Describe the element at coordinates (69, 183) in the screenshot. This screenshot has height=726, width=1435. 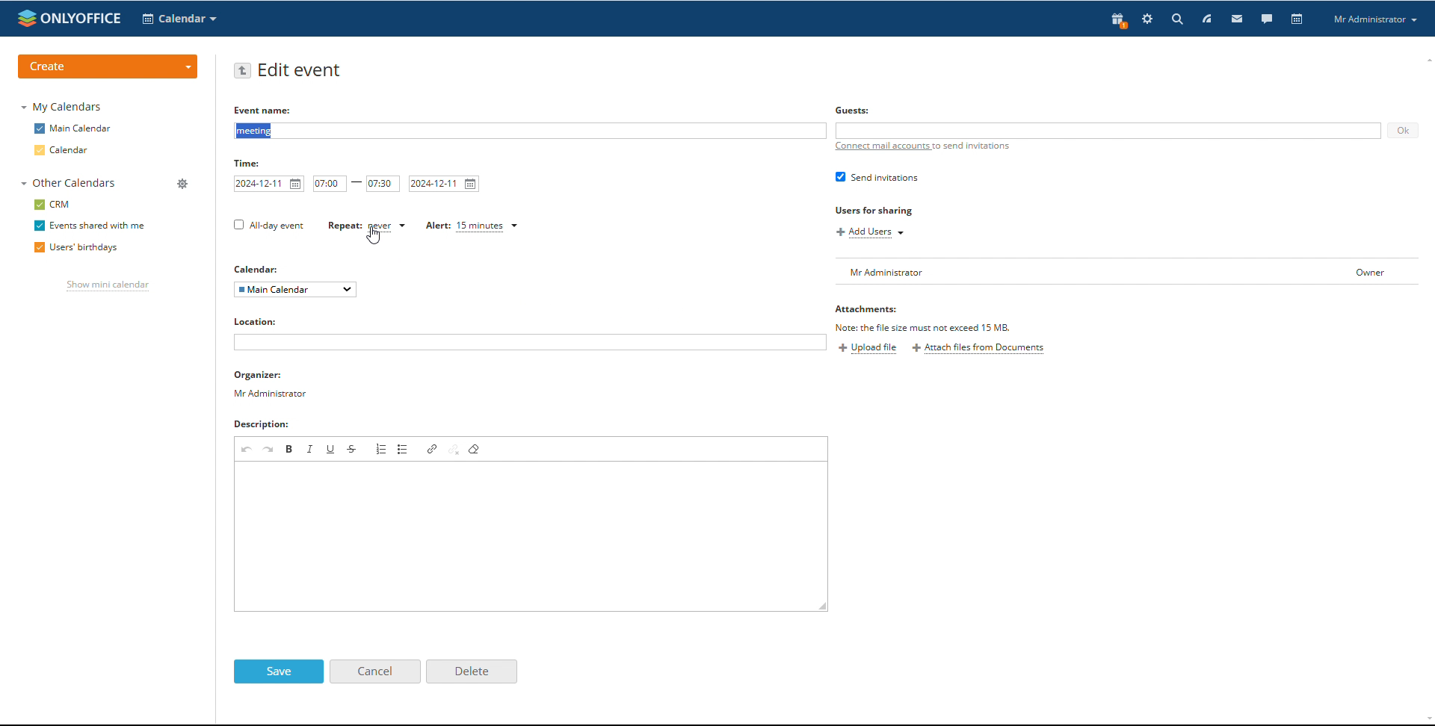
I see `other calendars` at that location.